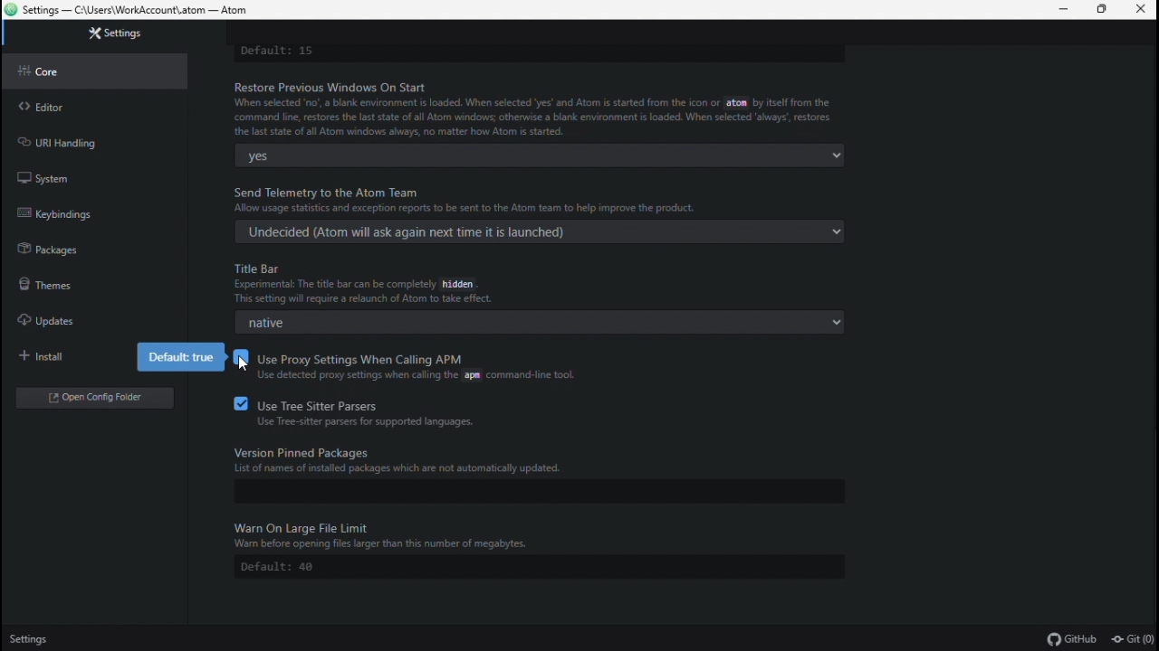  Describe the element at coordinates (526, 567) in the screenshot. I see `default` at that location.